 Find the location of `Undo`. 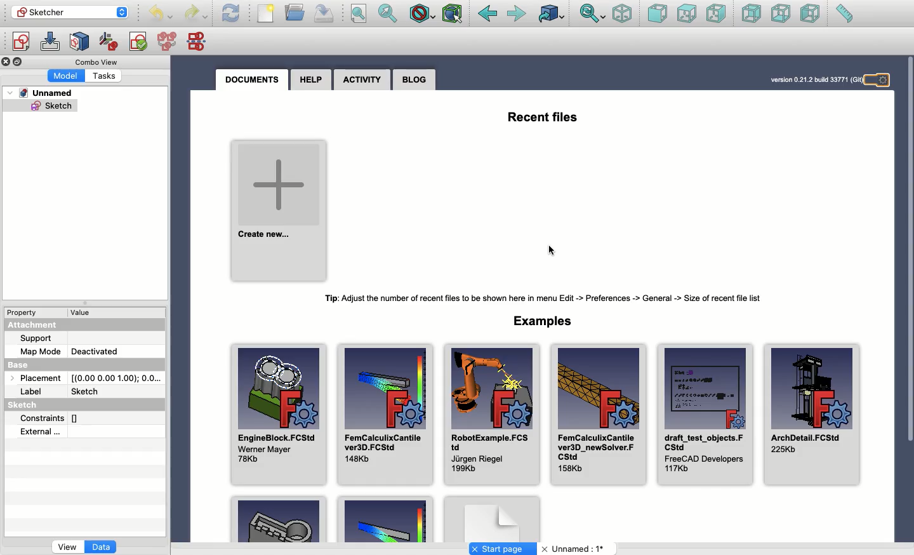

Undo is located at coordinates (197, 13).